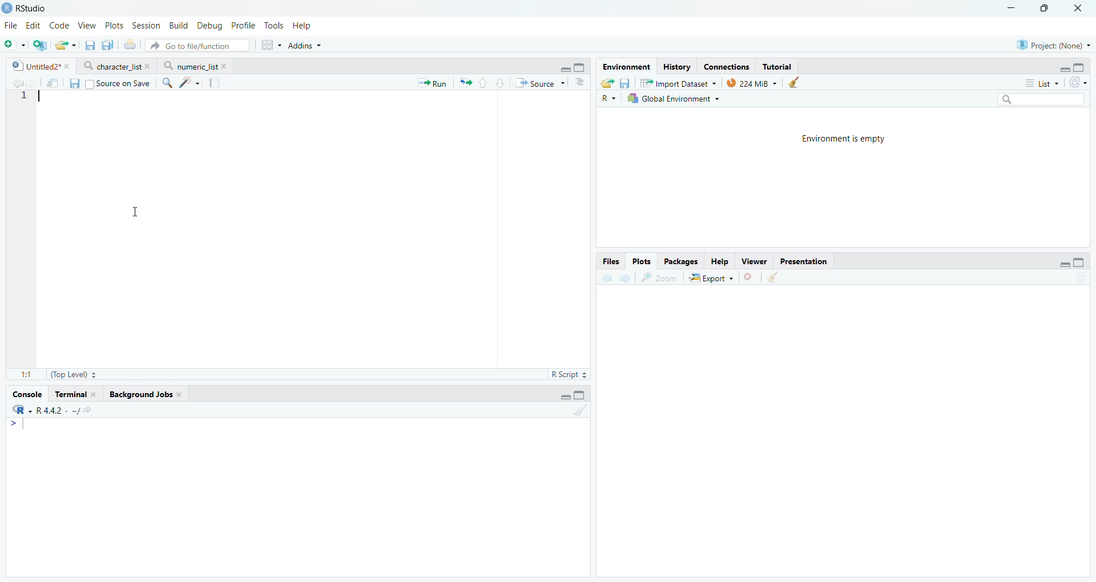  I want to click on Source, so click(538, 83).